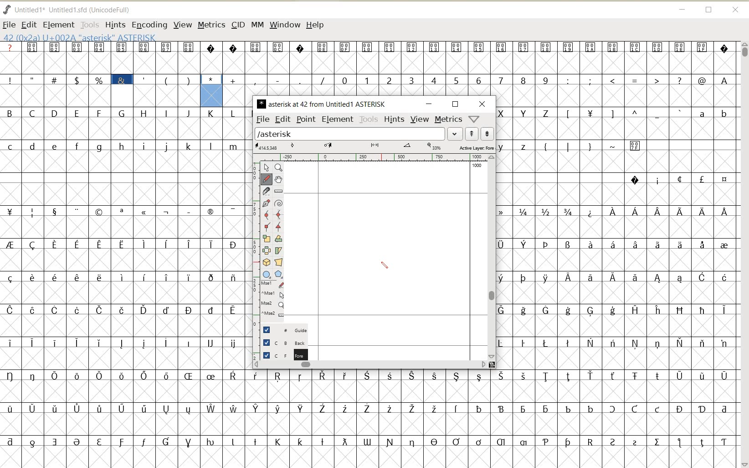 This screenshot has height=468, width=749. Describe the element at coordinates (89, 25) in the screenshot. I see `TOOLS` at that location.